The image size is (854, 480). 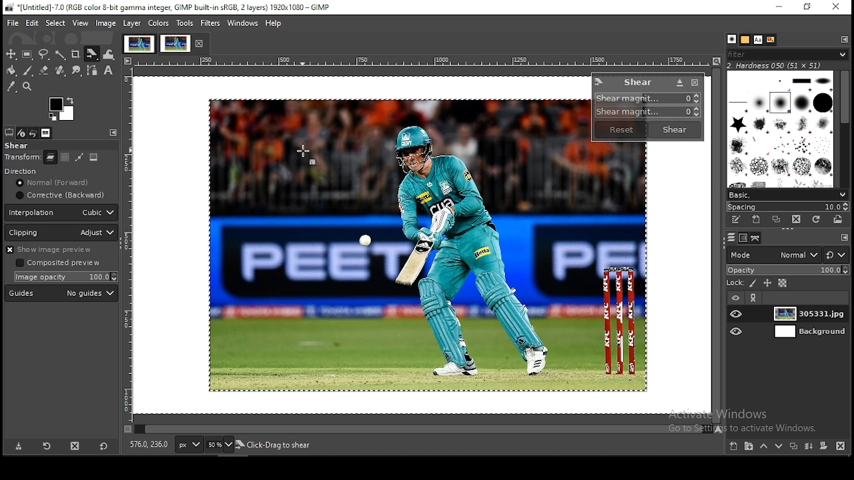 I want to click on interpolation , so click(x=61, y=213).